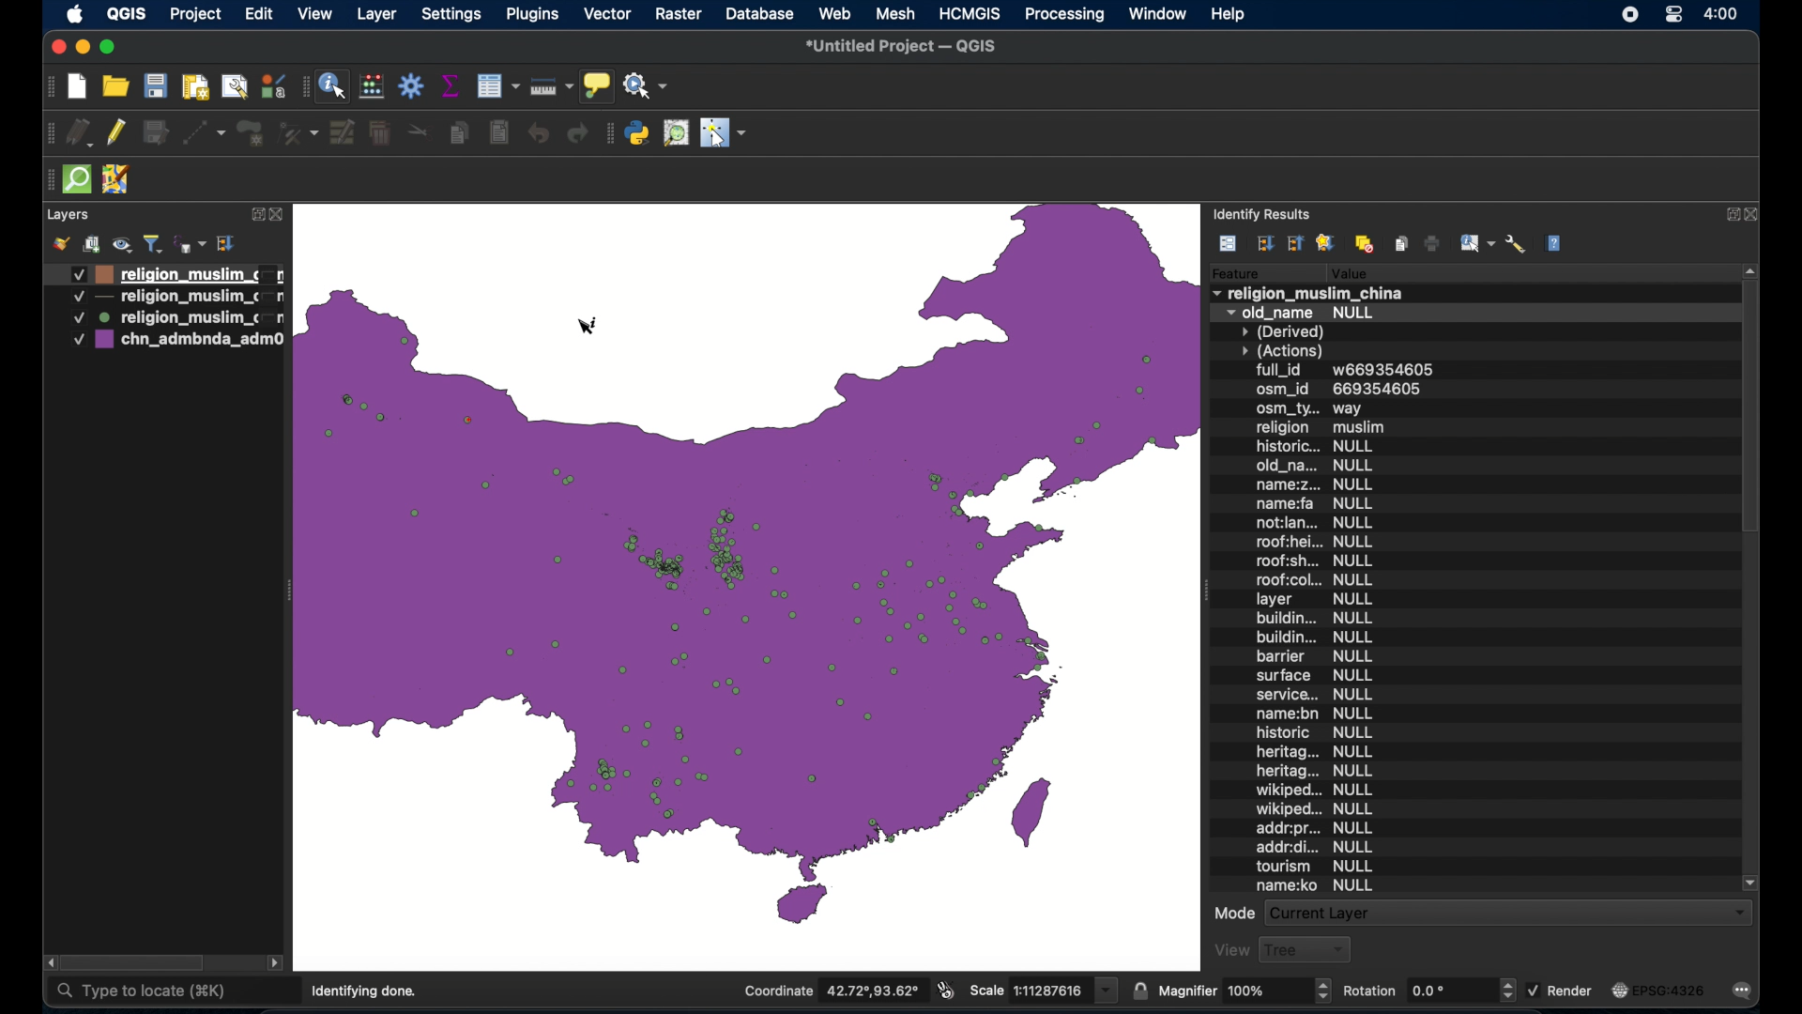 The height and width of the screenshot is (1014, 1802). I want to click on HCMGIS, so click(970, 14).